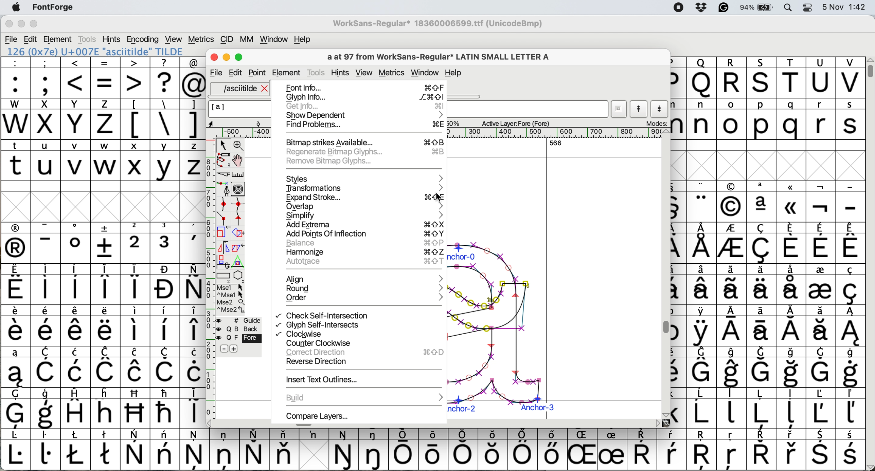 Image resolution: width=875 pixels, height=471 pixels. Describe the element at coordinates (76, 77) in the screenshot. I see `<` at that location.